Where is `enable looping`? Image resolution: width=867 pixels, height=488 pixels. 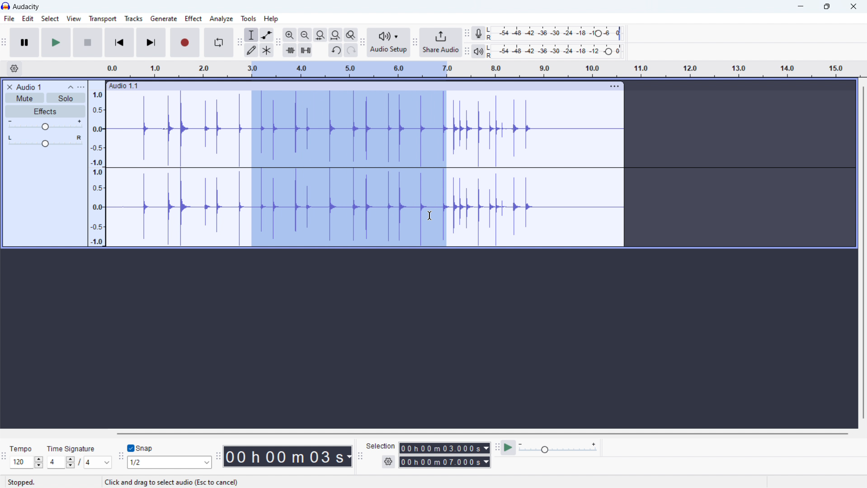 enable looping is located at coordinates (219, 43).